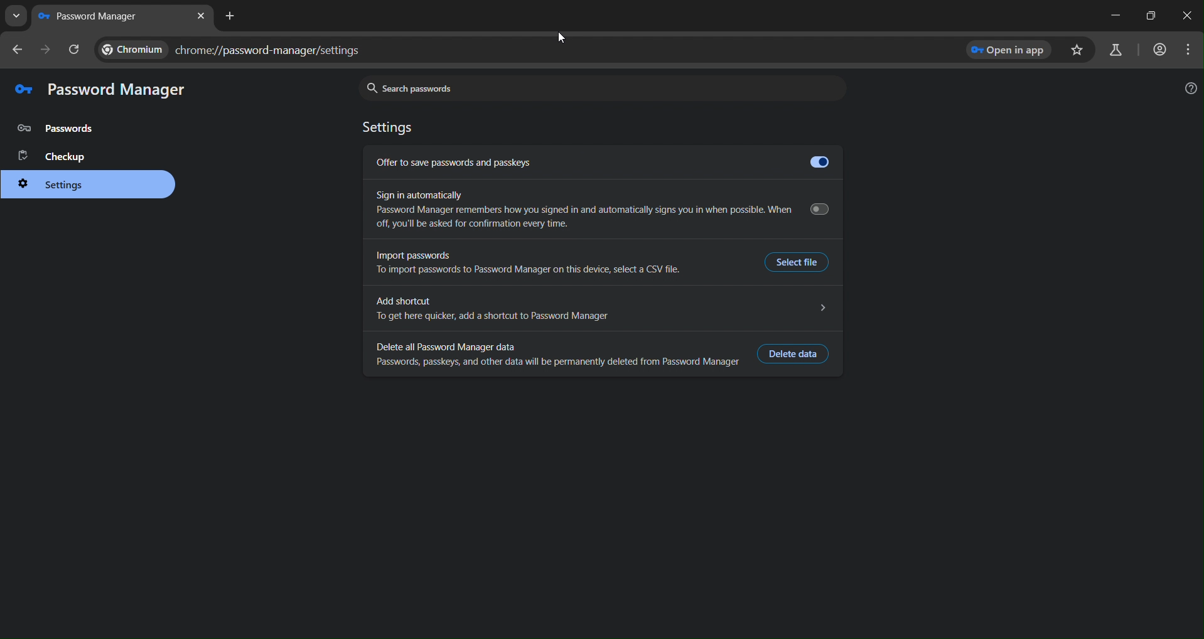 This screenshot has height=639, width=1204. I want to click on search labs, so click(1118, 50).